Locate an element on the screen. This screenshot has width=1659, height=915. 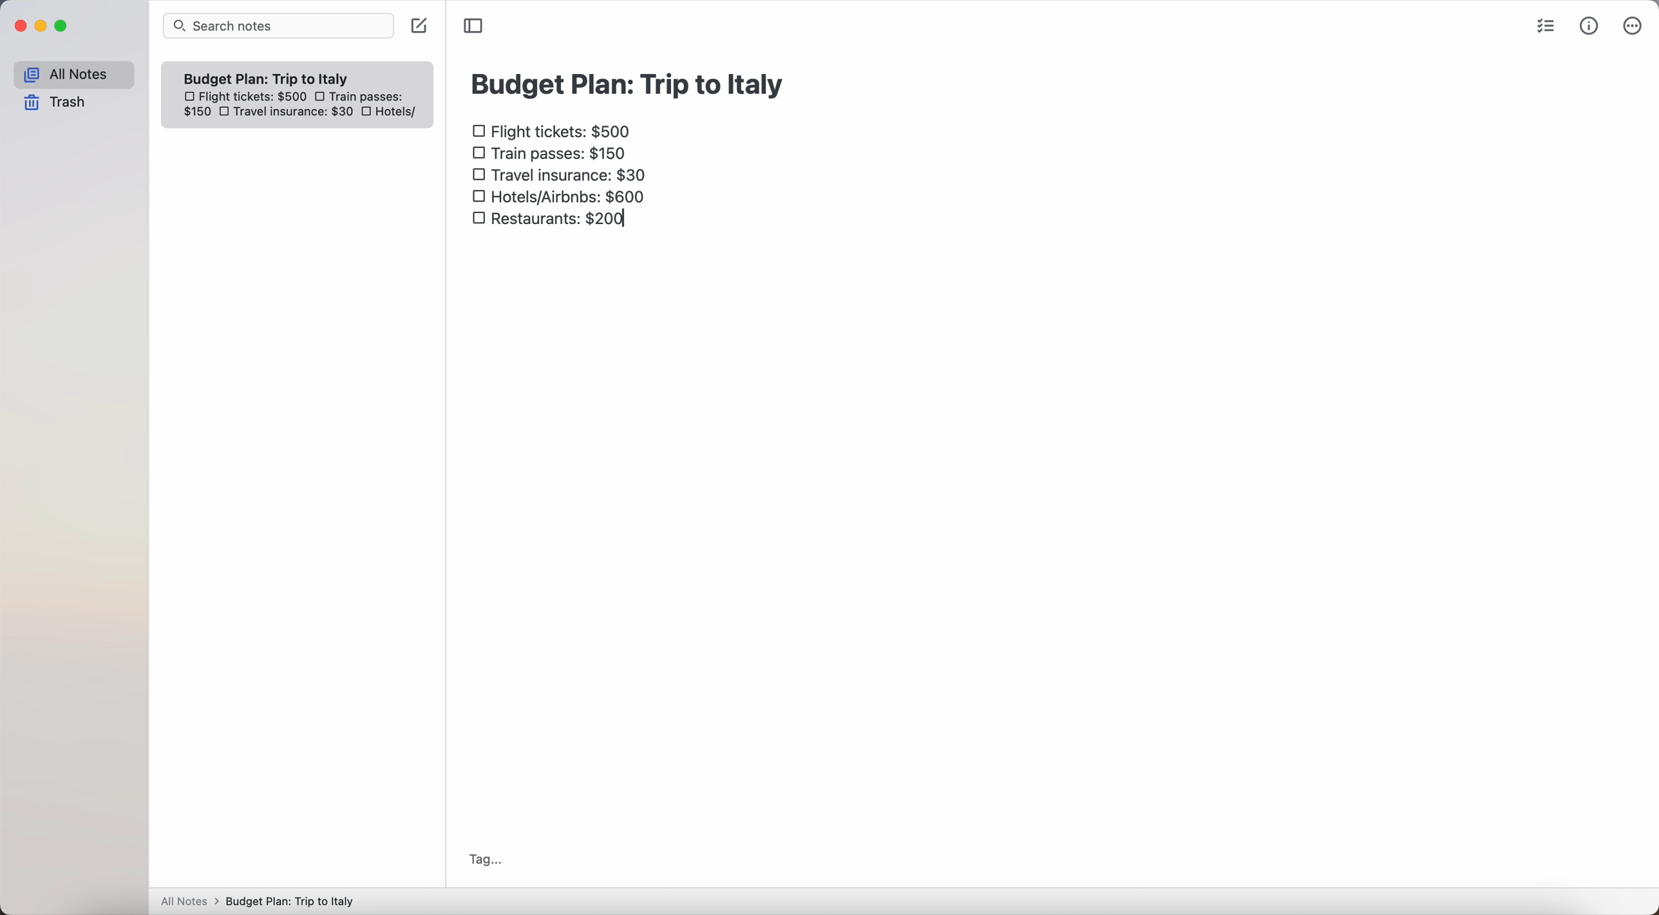
all notes is located at coordinates (73, 75).